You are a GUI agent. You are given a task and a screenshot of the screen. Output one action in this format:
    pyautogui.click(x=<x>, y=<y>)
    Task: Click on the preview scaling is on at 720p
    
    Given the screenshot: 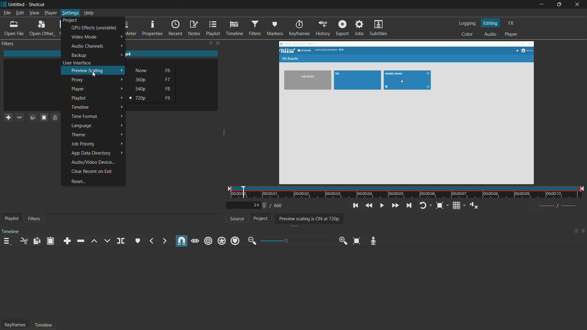 What is the action you would take?
    pyautogui.click(x=308, y=218)
    